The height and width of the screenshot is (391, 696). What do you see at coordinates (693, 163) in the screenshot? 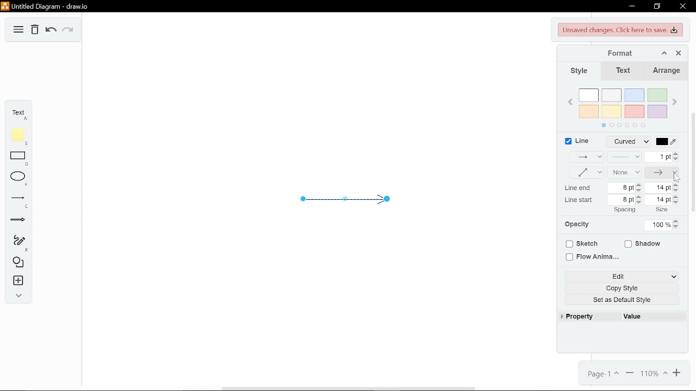
I see `scroll bar` at bounding box center [693, 163].